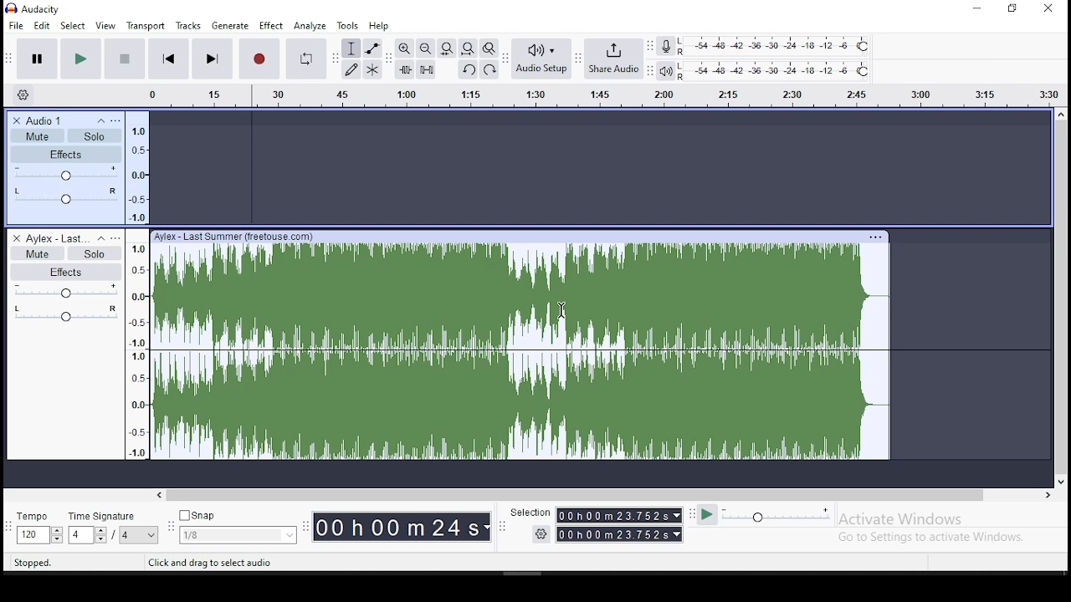  What do you see at coordinates (348, 26) in the screenshot?
I see `tools` at bounding box center [348, 26].